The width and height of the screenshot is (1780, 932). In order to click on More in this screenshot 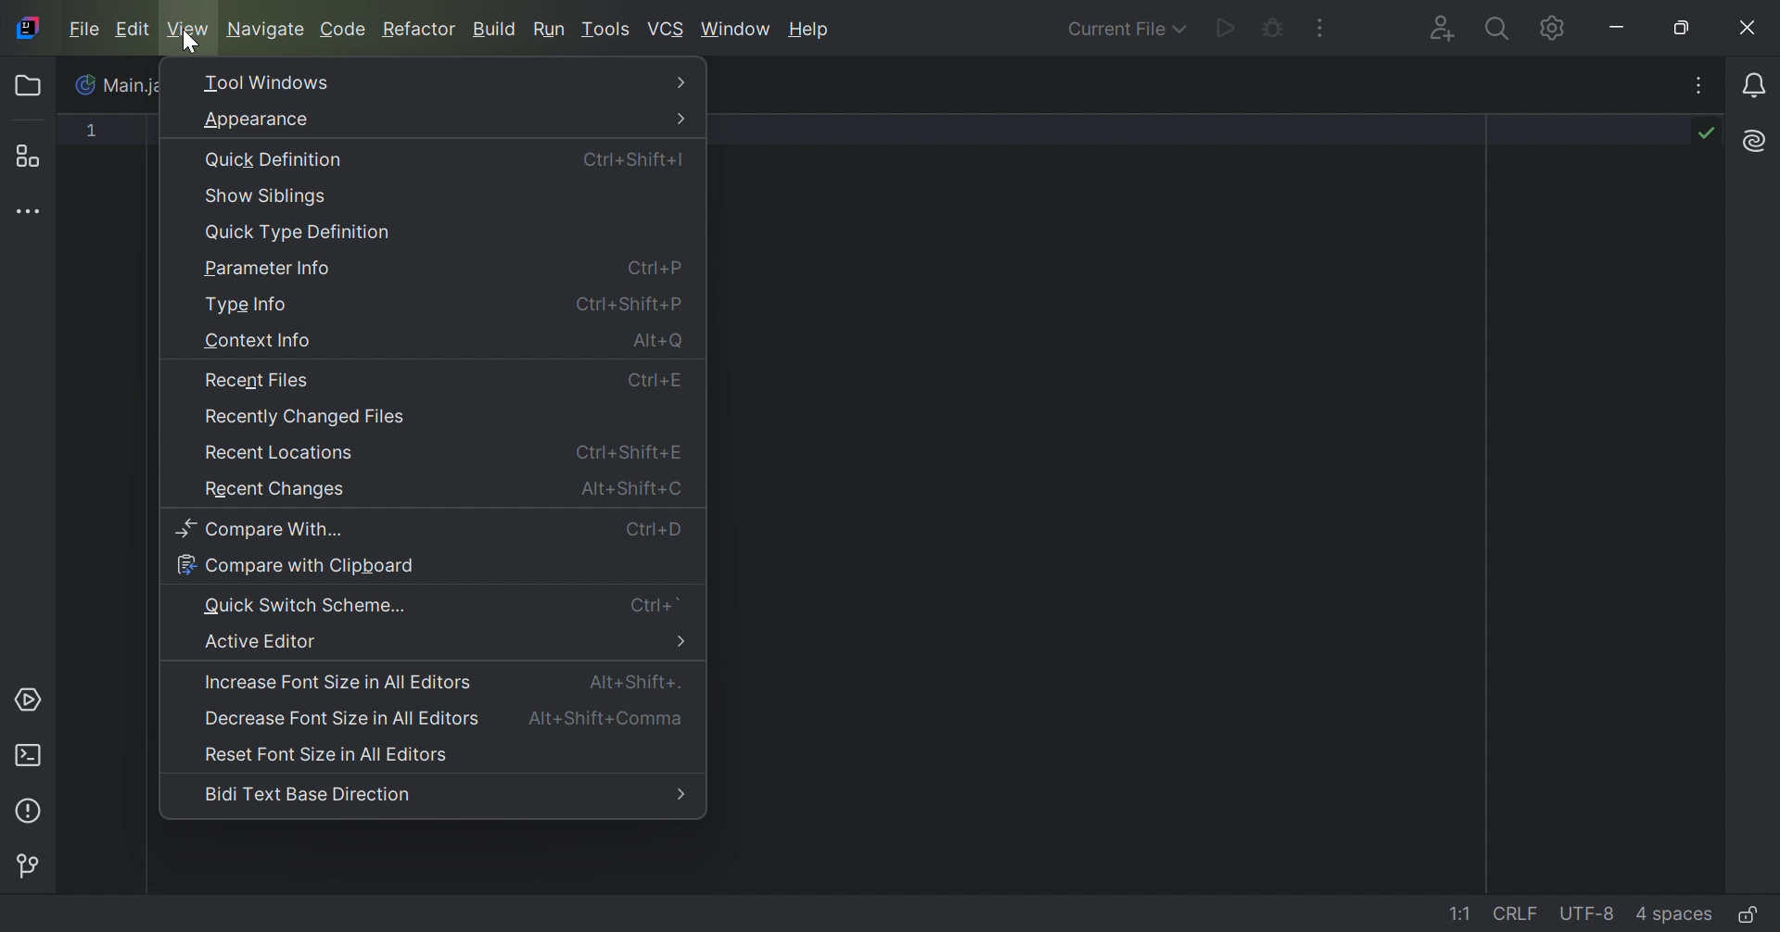, I will do `click(685, 82)`.